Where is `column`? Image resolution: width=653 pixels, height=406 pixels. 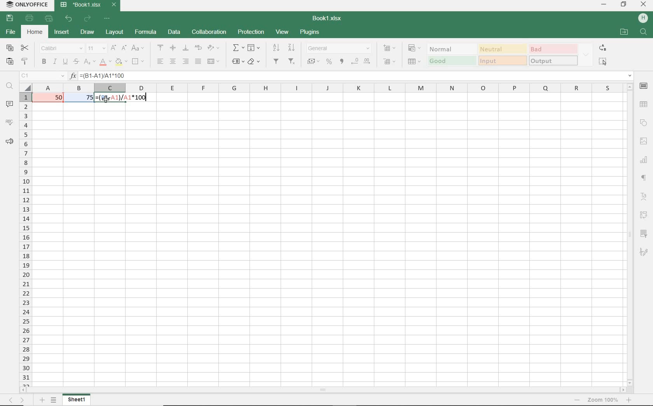 column is located at coordinates (331, 87).